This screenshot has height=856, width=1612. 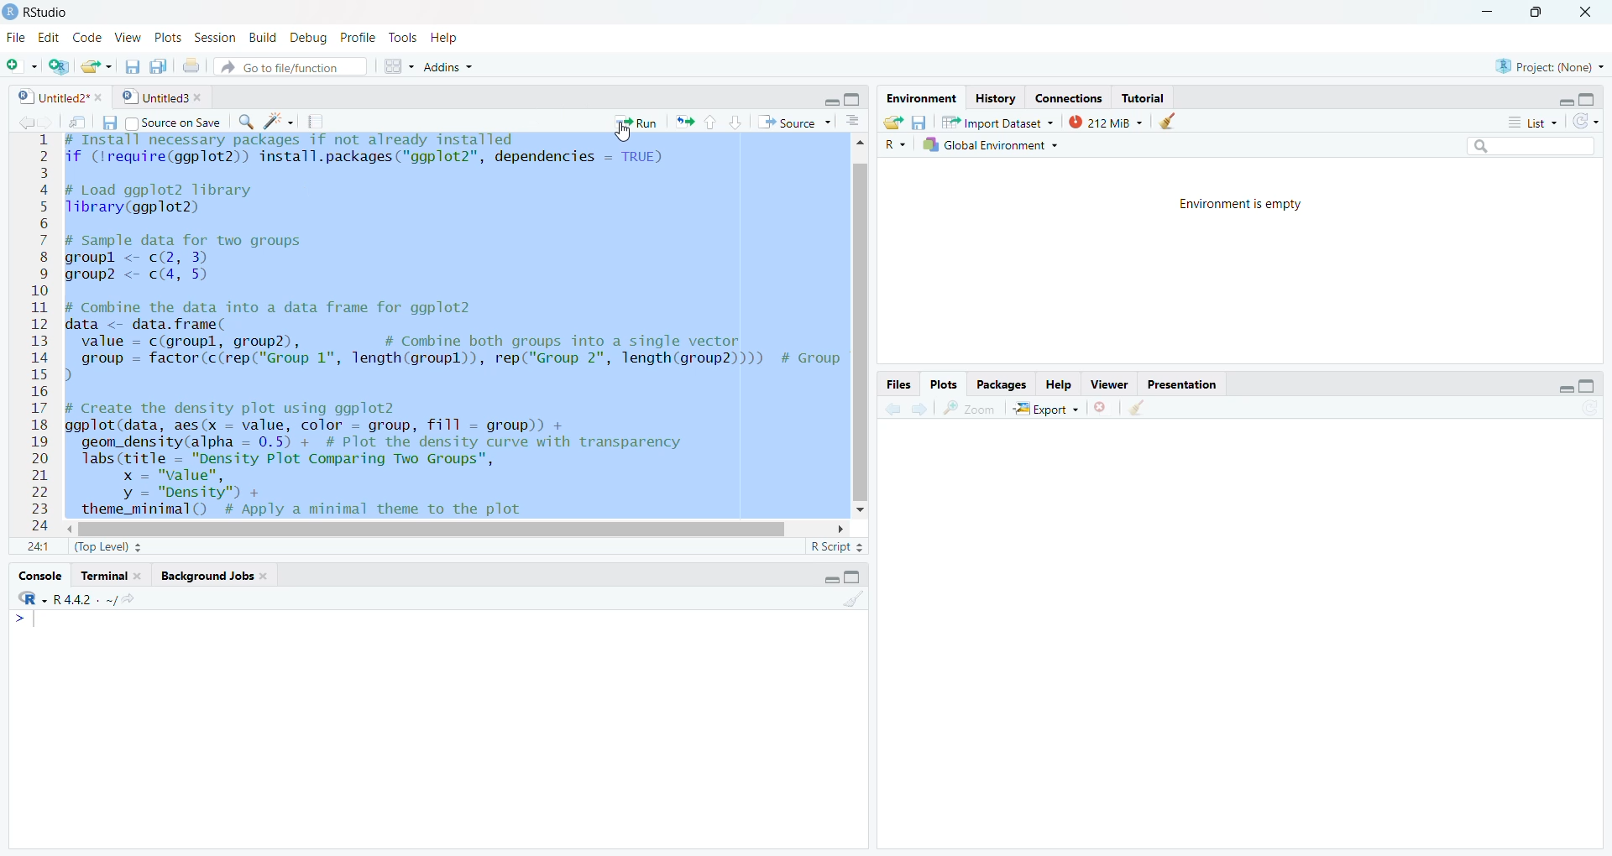 What do you see at coordinates (170, 37) in the screenshot?
I see `ports` at bounding box center [170, 37].